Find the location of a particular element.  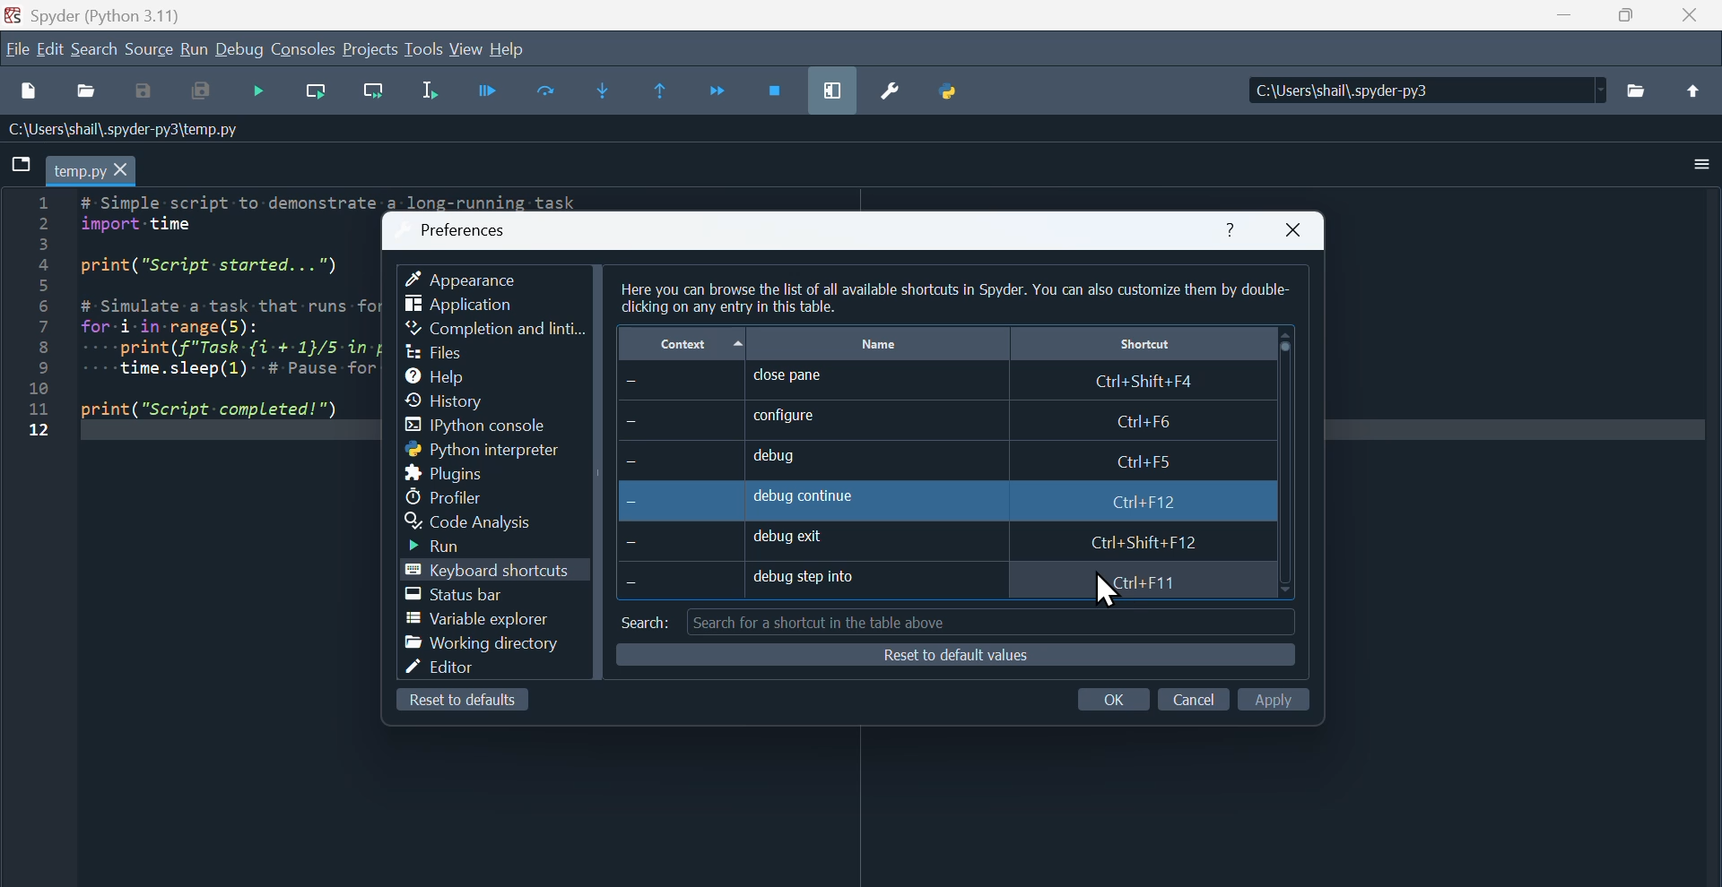

Code analysis is located at coordinates (483, 521).